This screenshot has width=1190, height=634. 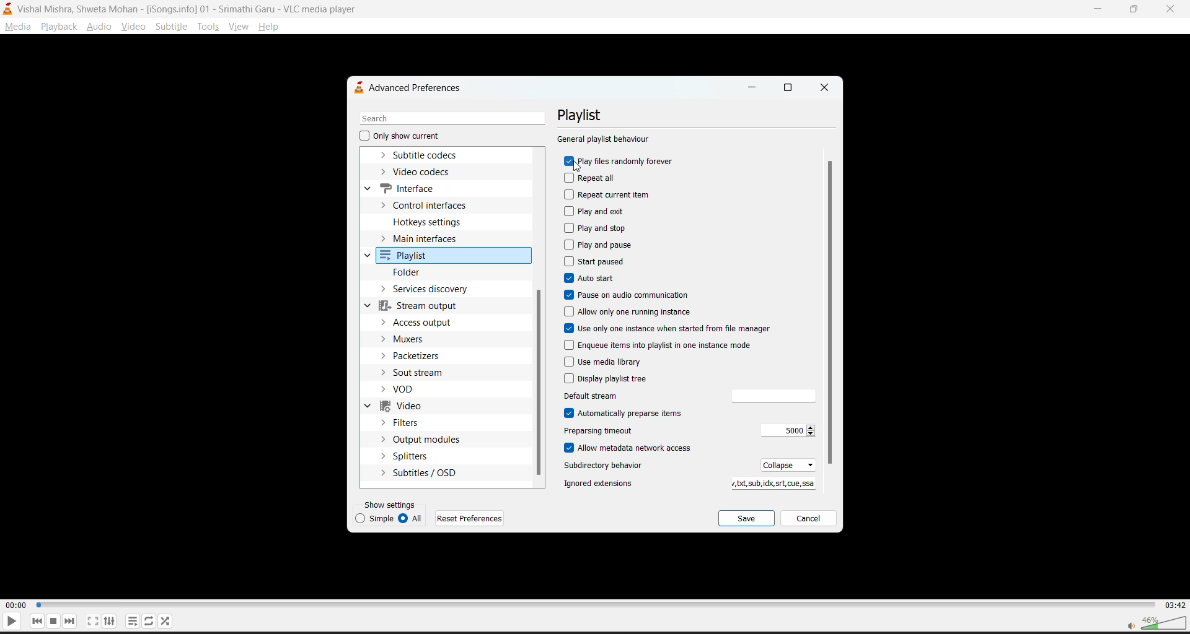 I want to click on general playlist behaviour, so click(x=607, y=139).